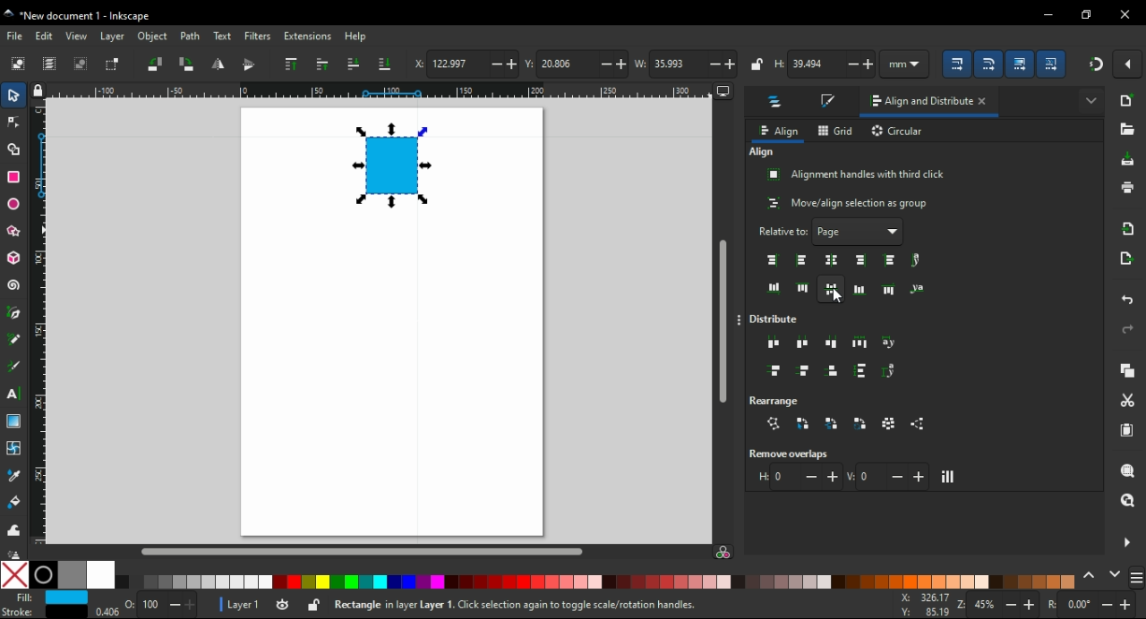  What do you see at coordinates (1128, 401) in the screenshot?
I see `cut` at bounding box center [1128, 401].